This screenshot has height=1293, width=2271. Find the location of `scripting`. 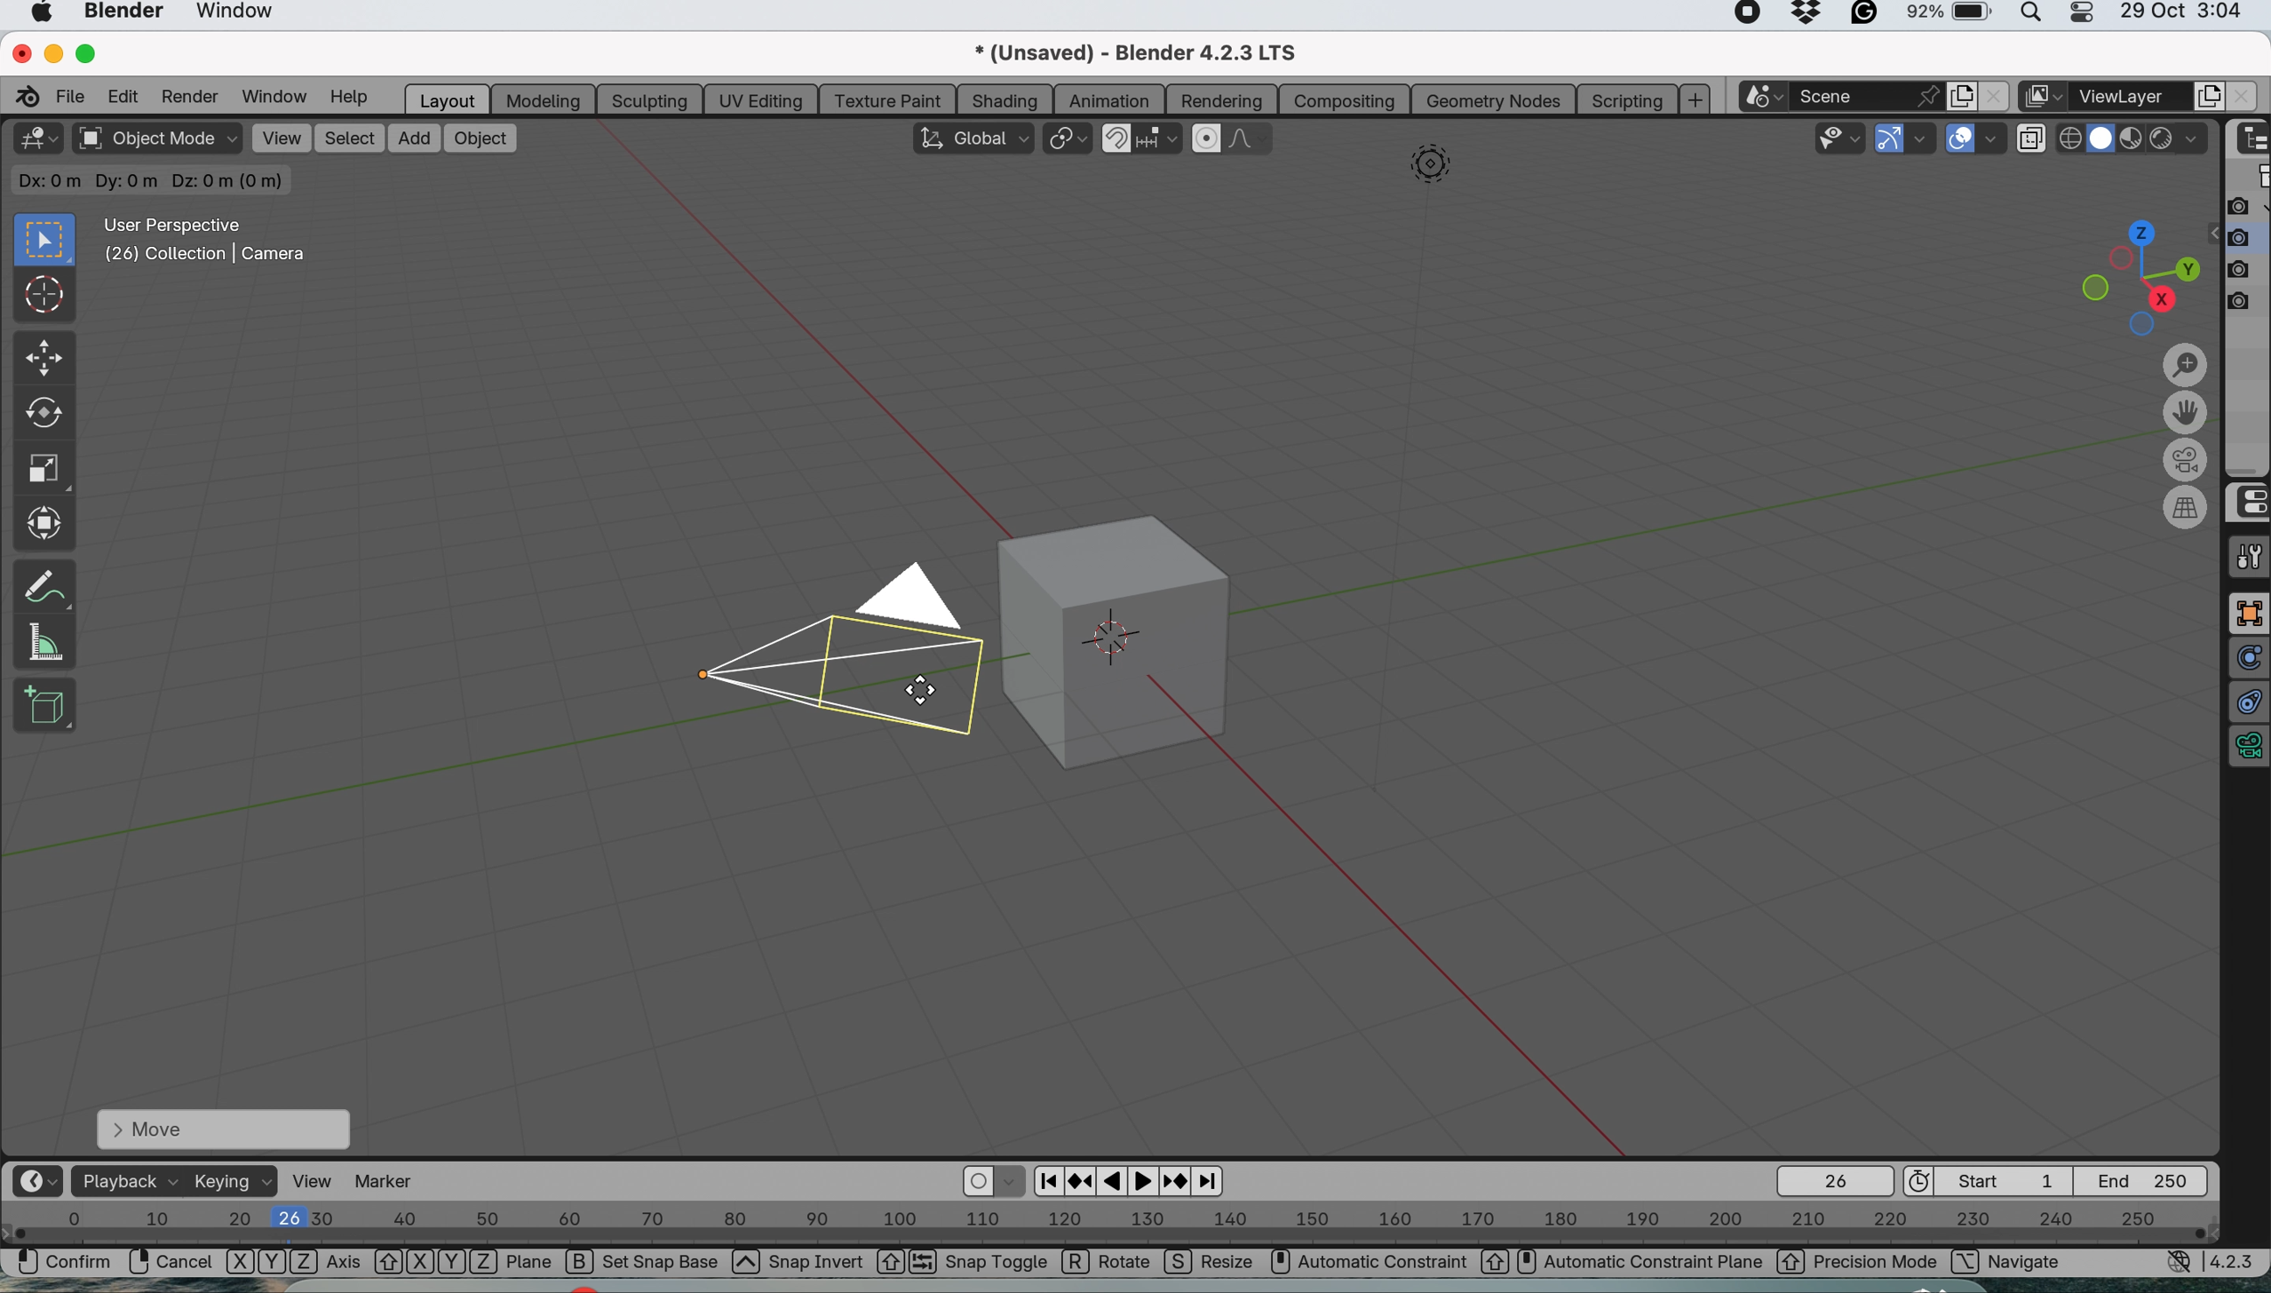

scripting is located at coordinates (1624, 99).